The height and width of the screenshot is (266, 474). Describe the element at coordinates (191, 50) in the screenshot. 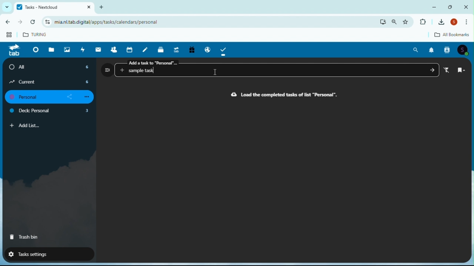

I see `Free trial` at that location.